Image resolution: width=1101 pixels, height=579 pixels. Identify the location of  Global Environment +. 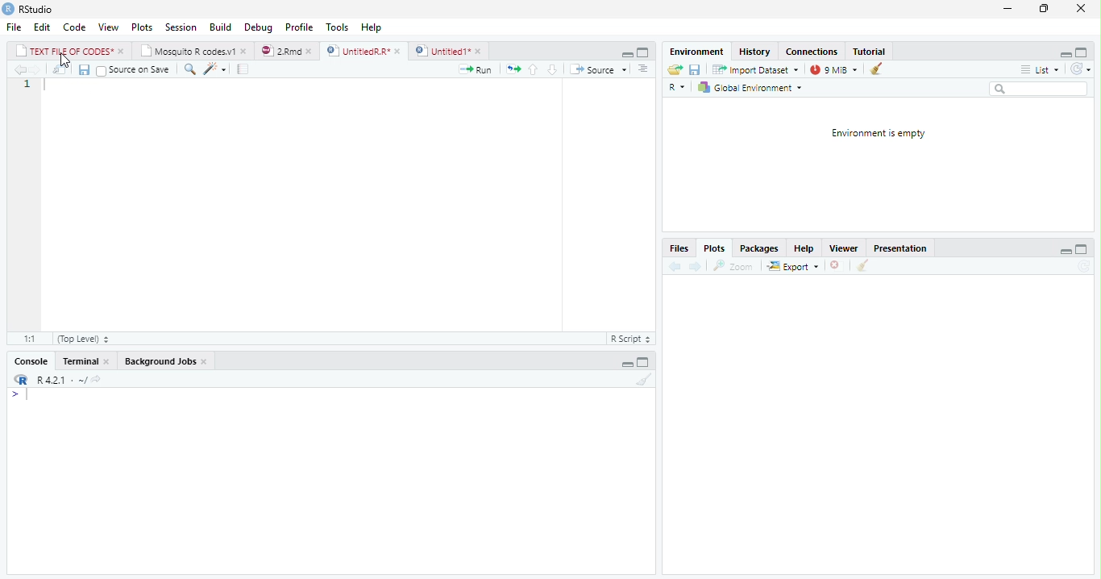
(755, 88).